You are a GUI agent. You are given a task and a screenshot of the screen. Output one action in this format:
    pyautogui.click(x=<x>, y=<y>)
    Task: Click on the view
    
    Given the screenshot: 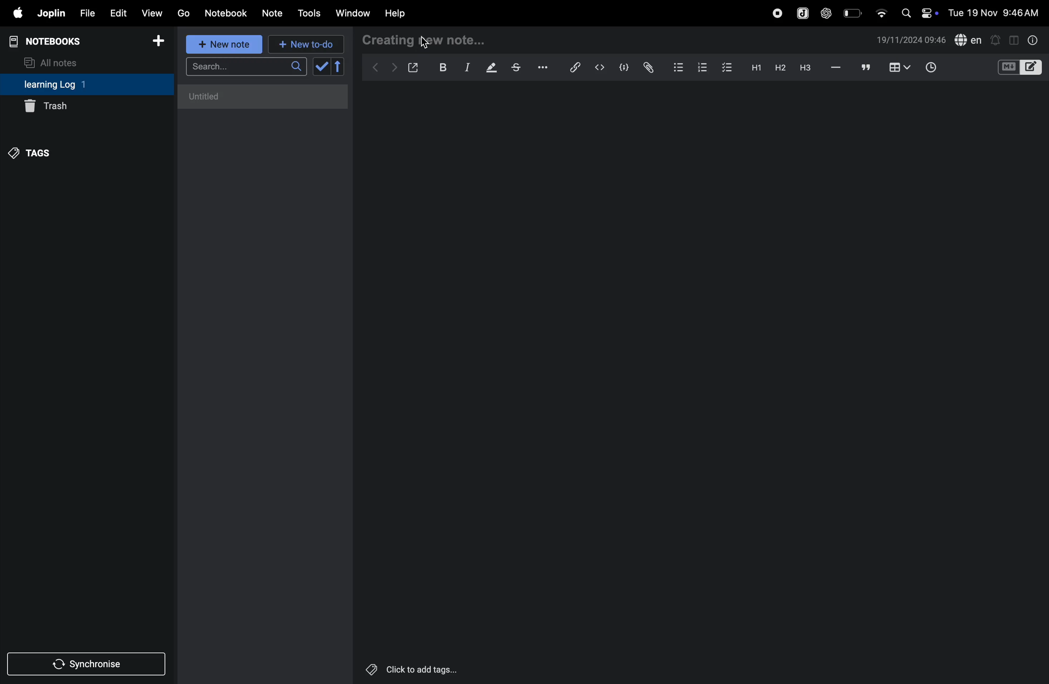 What is the action you would take?
    pyautogui.click(x=153, y=13)
    